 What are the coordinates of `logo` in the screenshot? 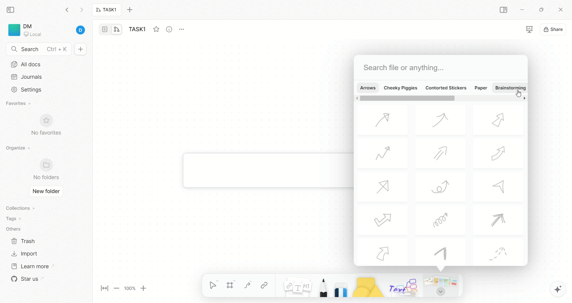 It's located at (13, 30).